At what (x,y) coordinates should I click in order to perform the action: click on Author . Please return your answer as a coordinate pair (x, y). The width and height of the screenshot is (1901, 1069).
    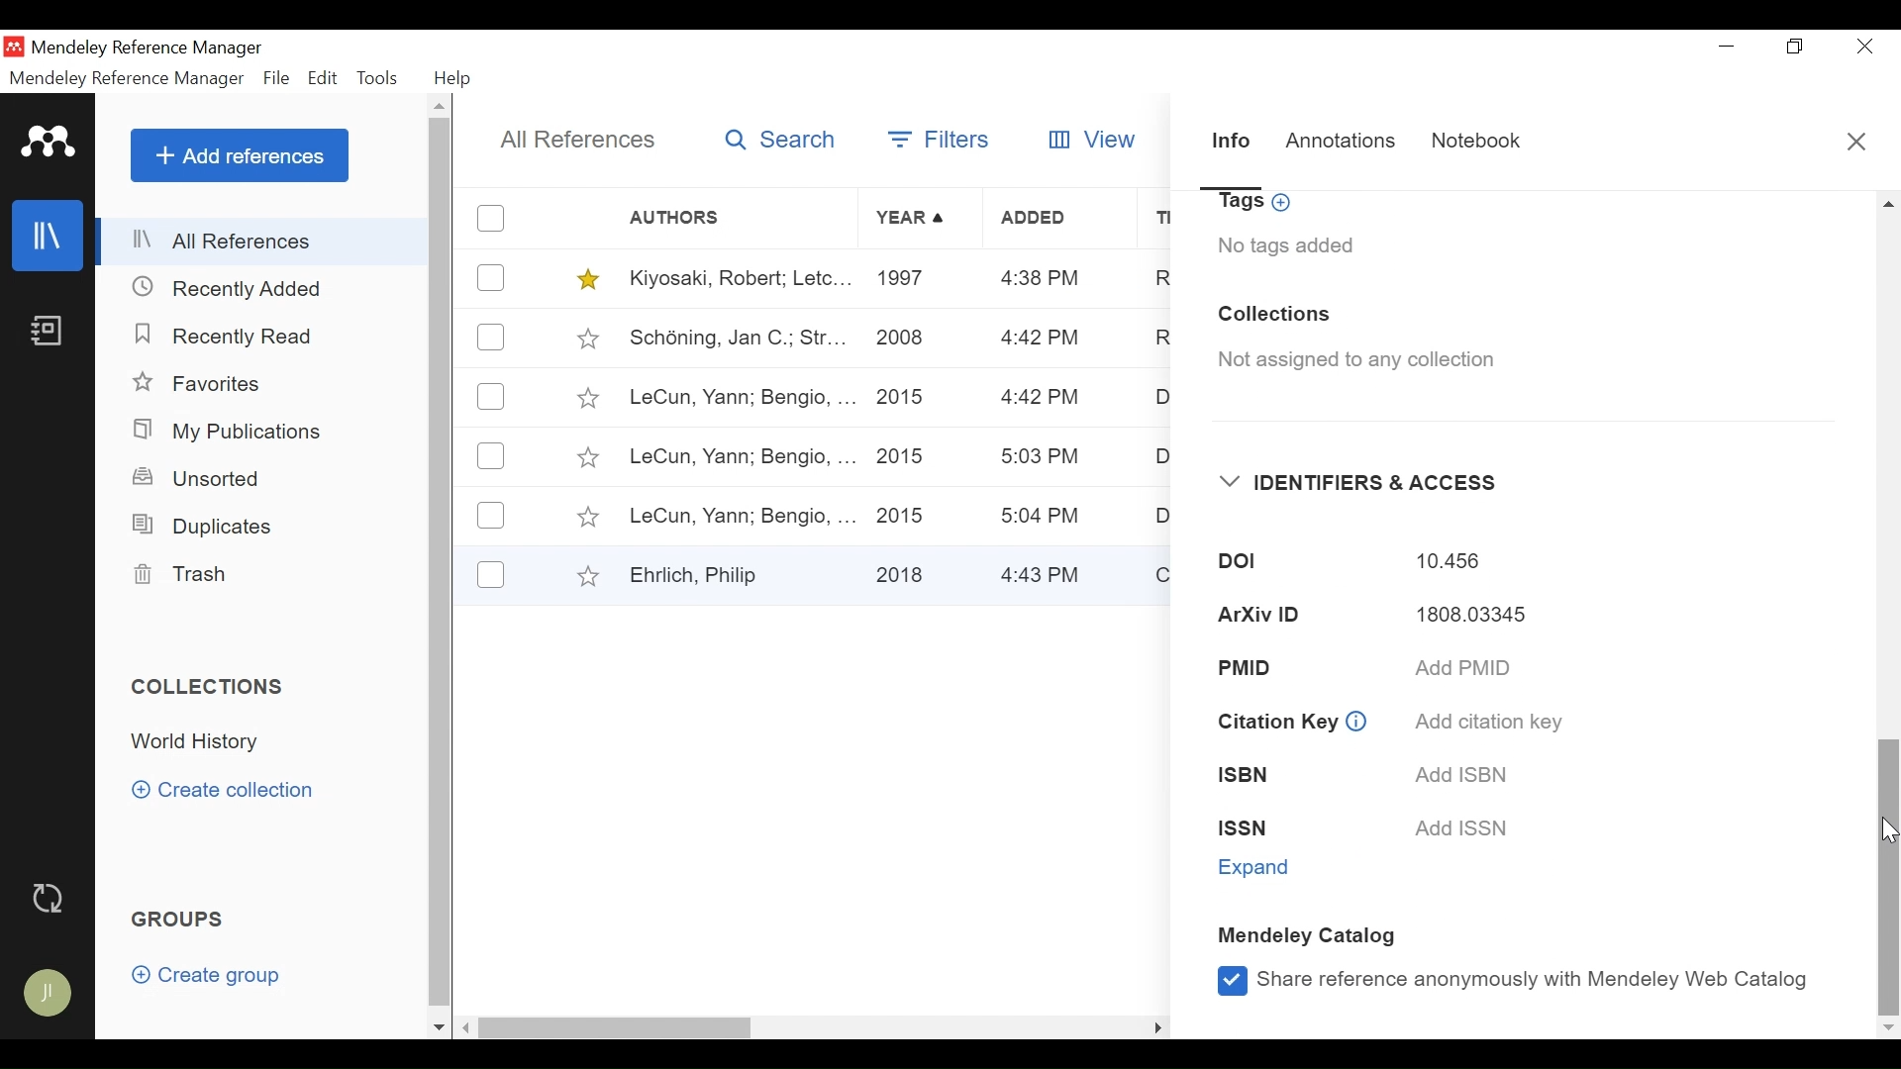
    Looking at the image, I should click on (741, 218).